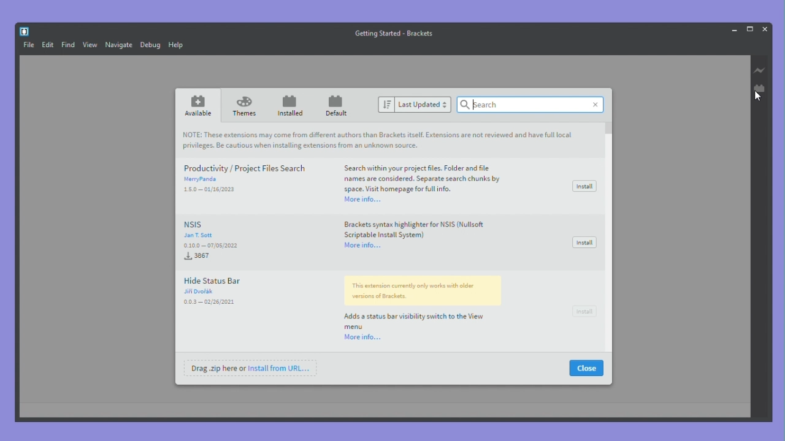 The height and width of the screenshot is (441, 785). Describe the element at coordinates (285, 368) in the screenshot. I see `Install from URL...` at that location.